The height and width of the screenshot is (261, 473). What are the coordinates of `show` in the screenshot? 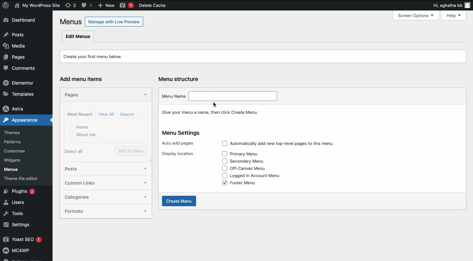 It's located at (143, 198).